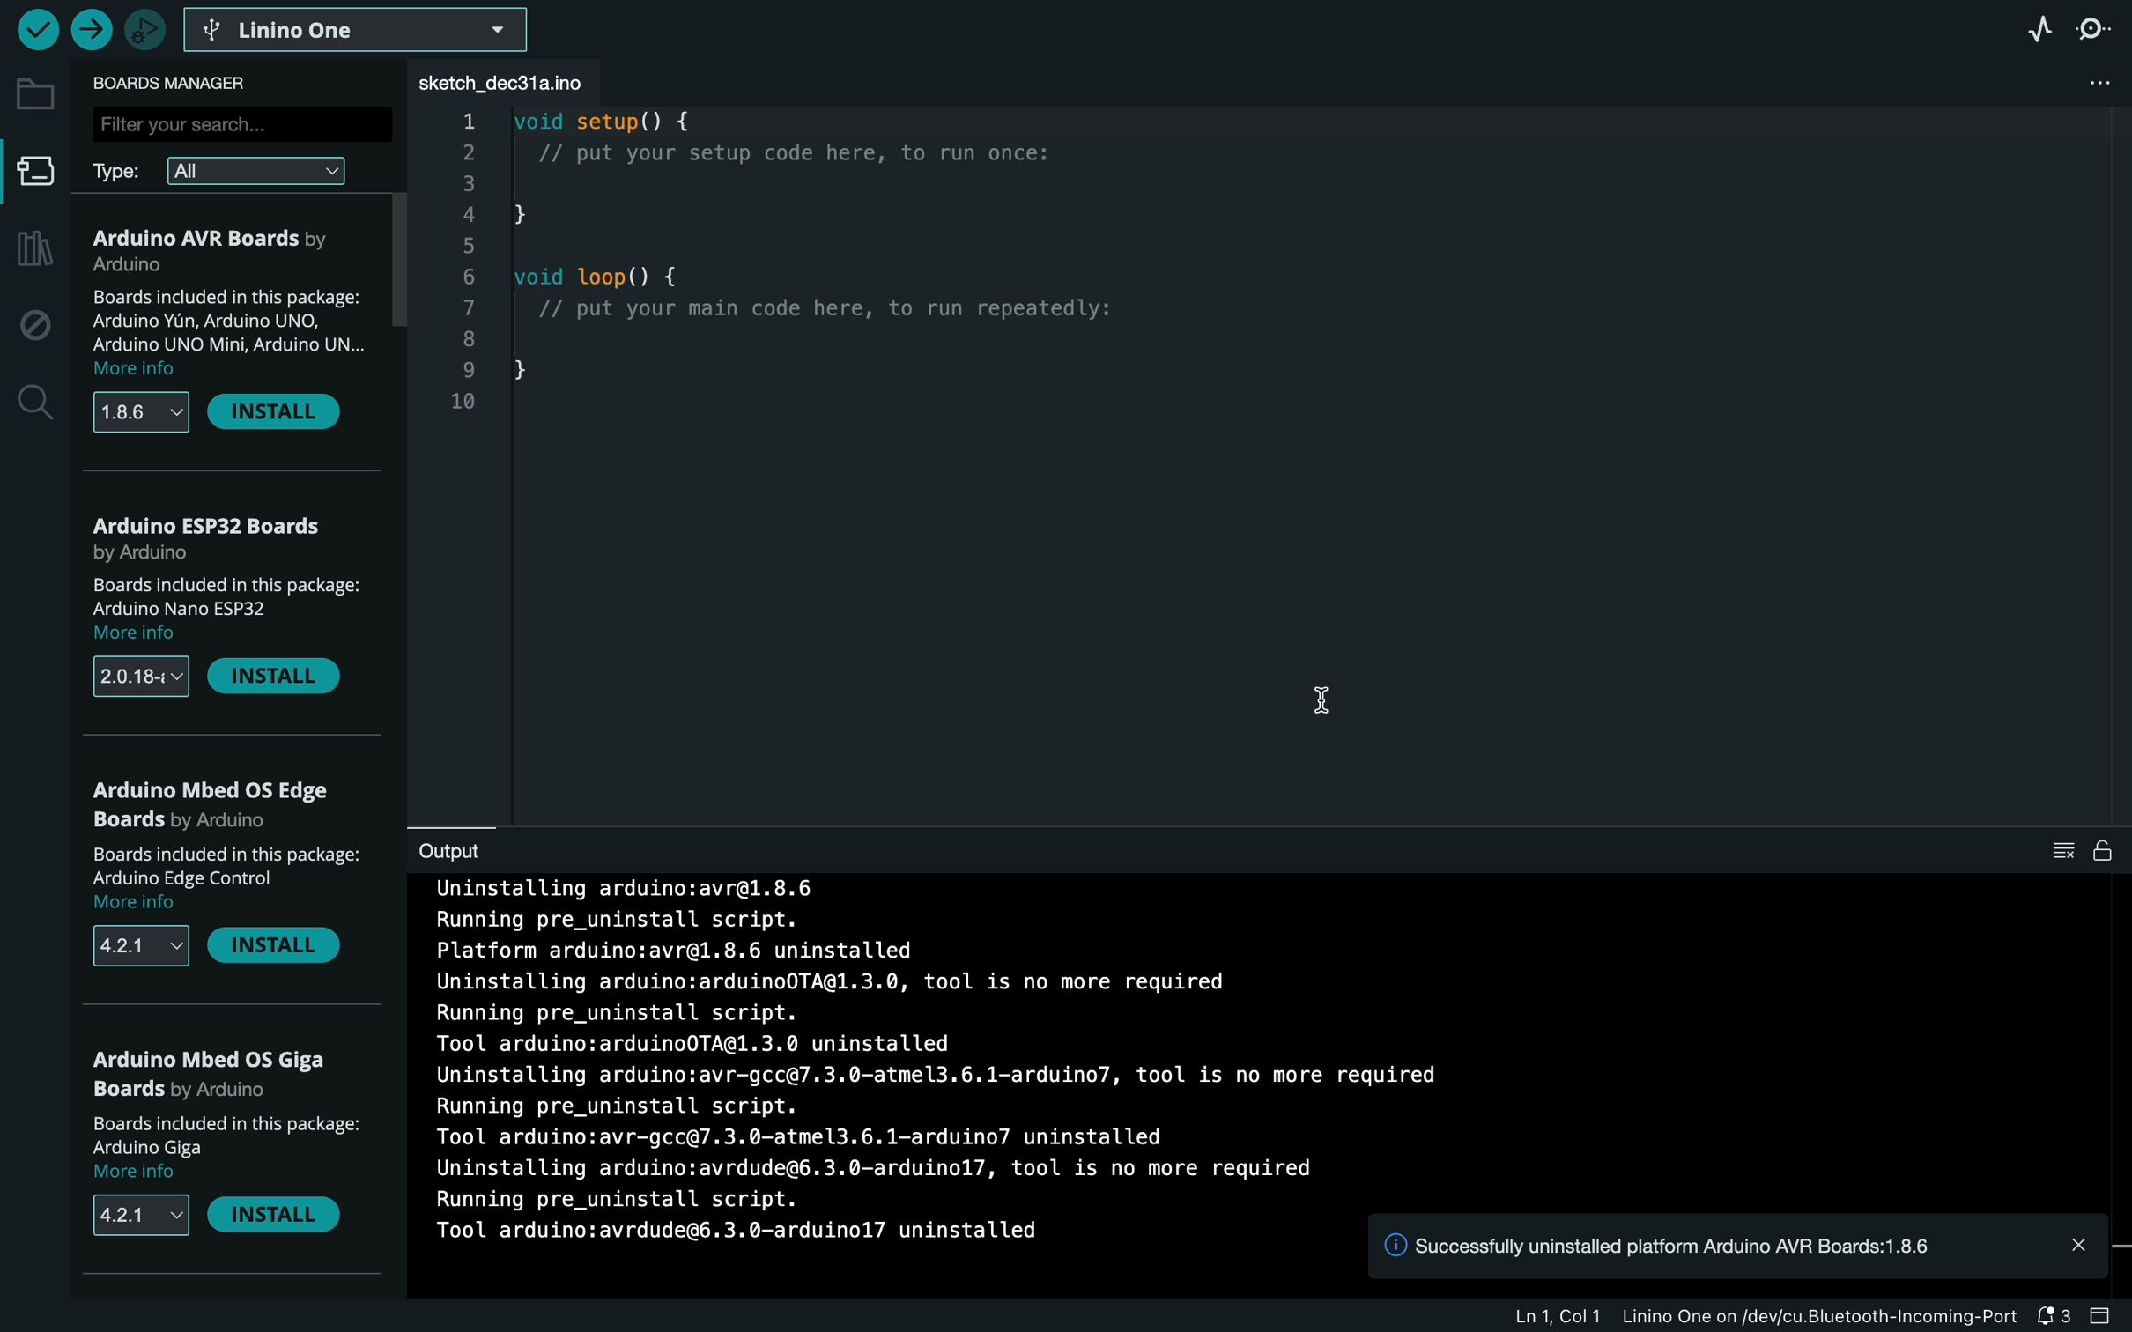  Describe the element at coordinates (246, 123) in the screenshot. I see `search bar` at that location.